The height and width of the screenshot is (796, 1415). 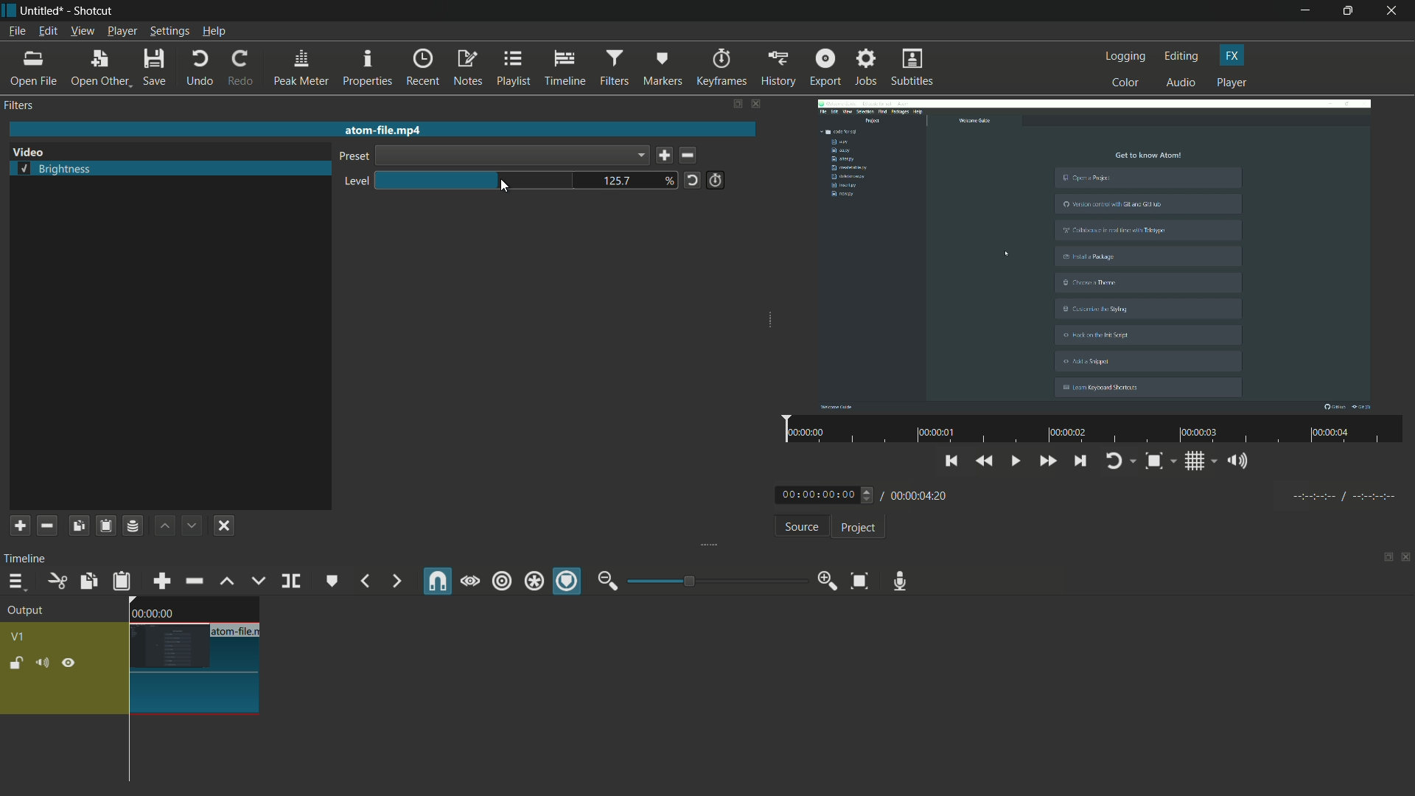 What do you see at coordinates (1018, 461) in the screenshot?
I see `toggle play/pause` at bounding box center [1018, 461].